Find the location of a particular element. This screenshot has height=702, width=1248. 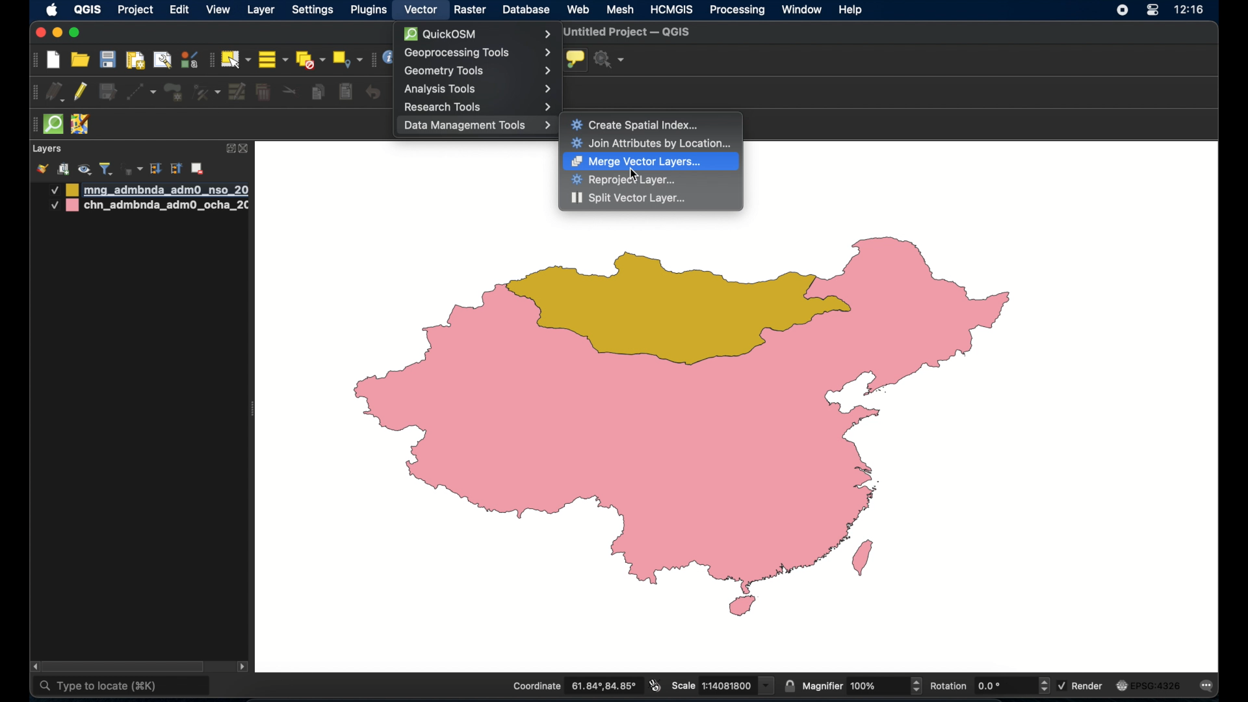

screen recorder icon is located at coordinates (1121, 10).